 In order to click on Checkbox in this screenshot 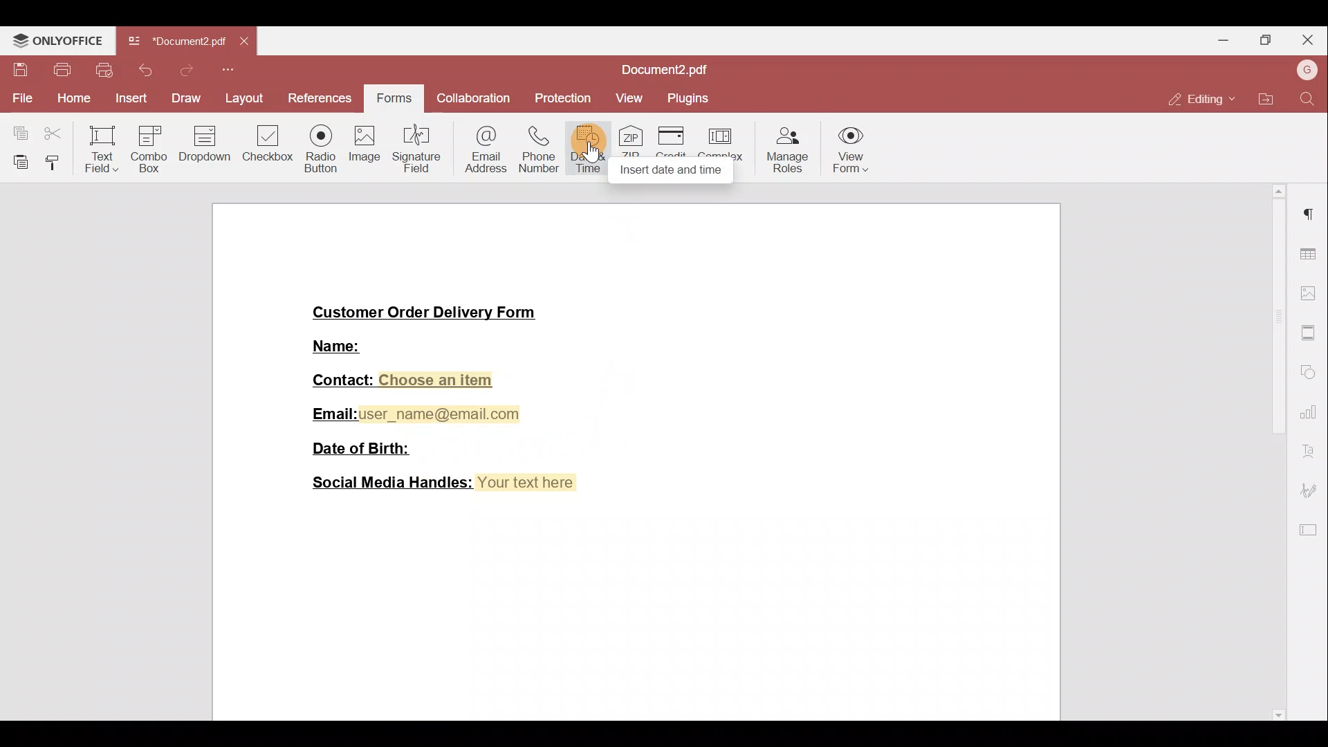, I will do `click(269, 149)`.